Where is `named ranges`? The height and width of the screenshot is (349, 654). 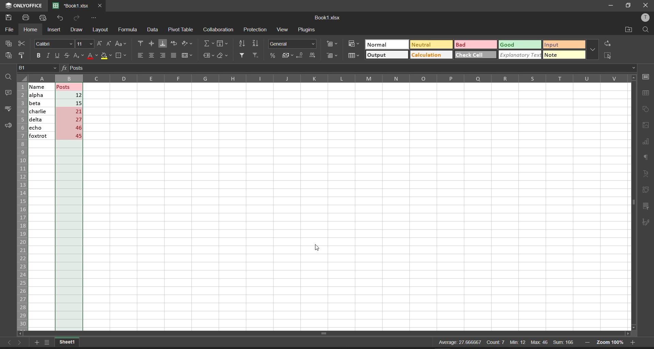 named ranges is located at coordinates (207, 55).